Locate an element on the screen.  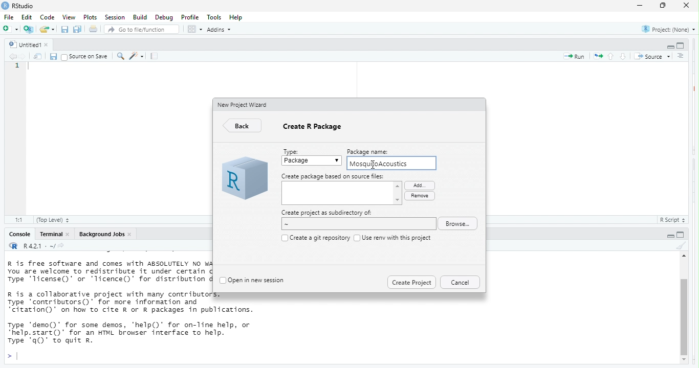
 Go to fie/function is located at coordinates (142, 30).